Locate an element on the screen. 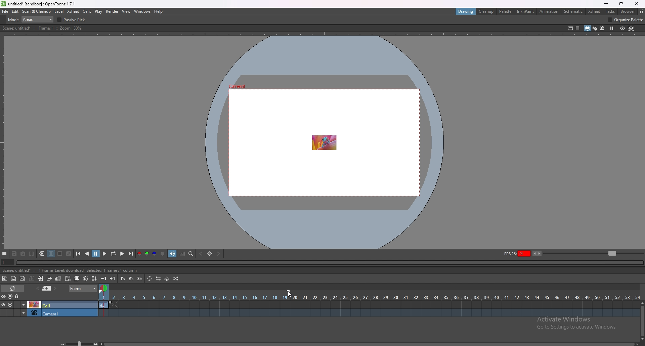  minimize is located at coordinates (606, 4).